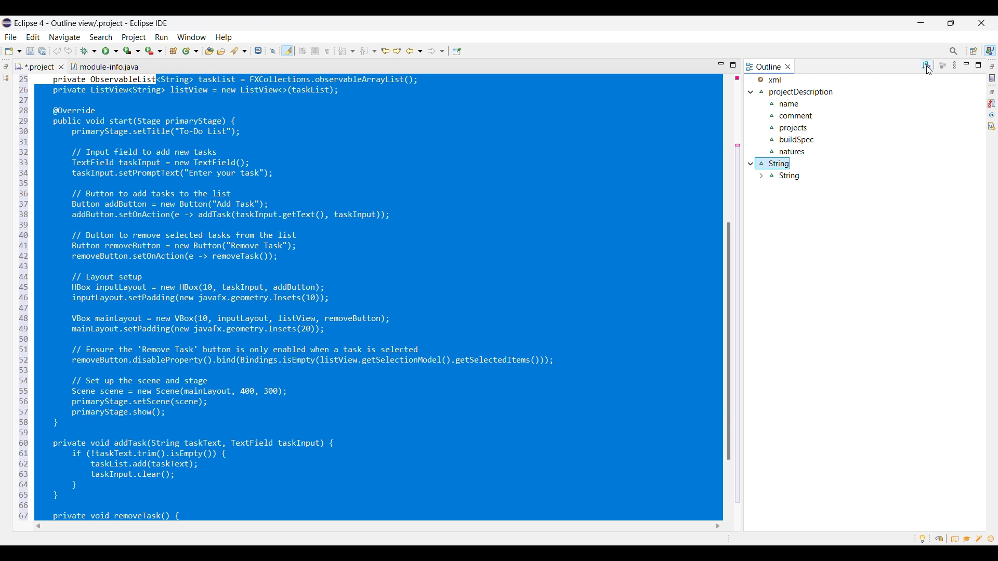 This screenshot has height=561, width=998. I want to click on comment, so click(797, 115).